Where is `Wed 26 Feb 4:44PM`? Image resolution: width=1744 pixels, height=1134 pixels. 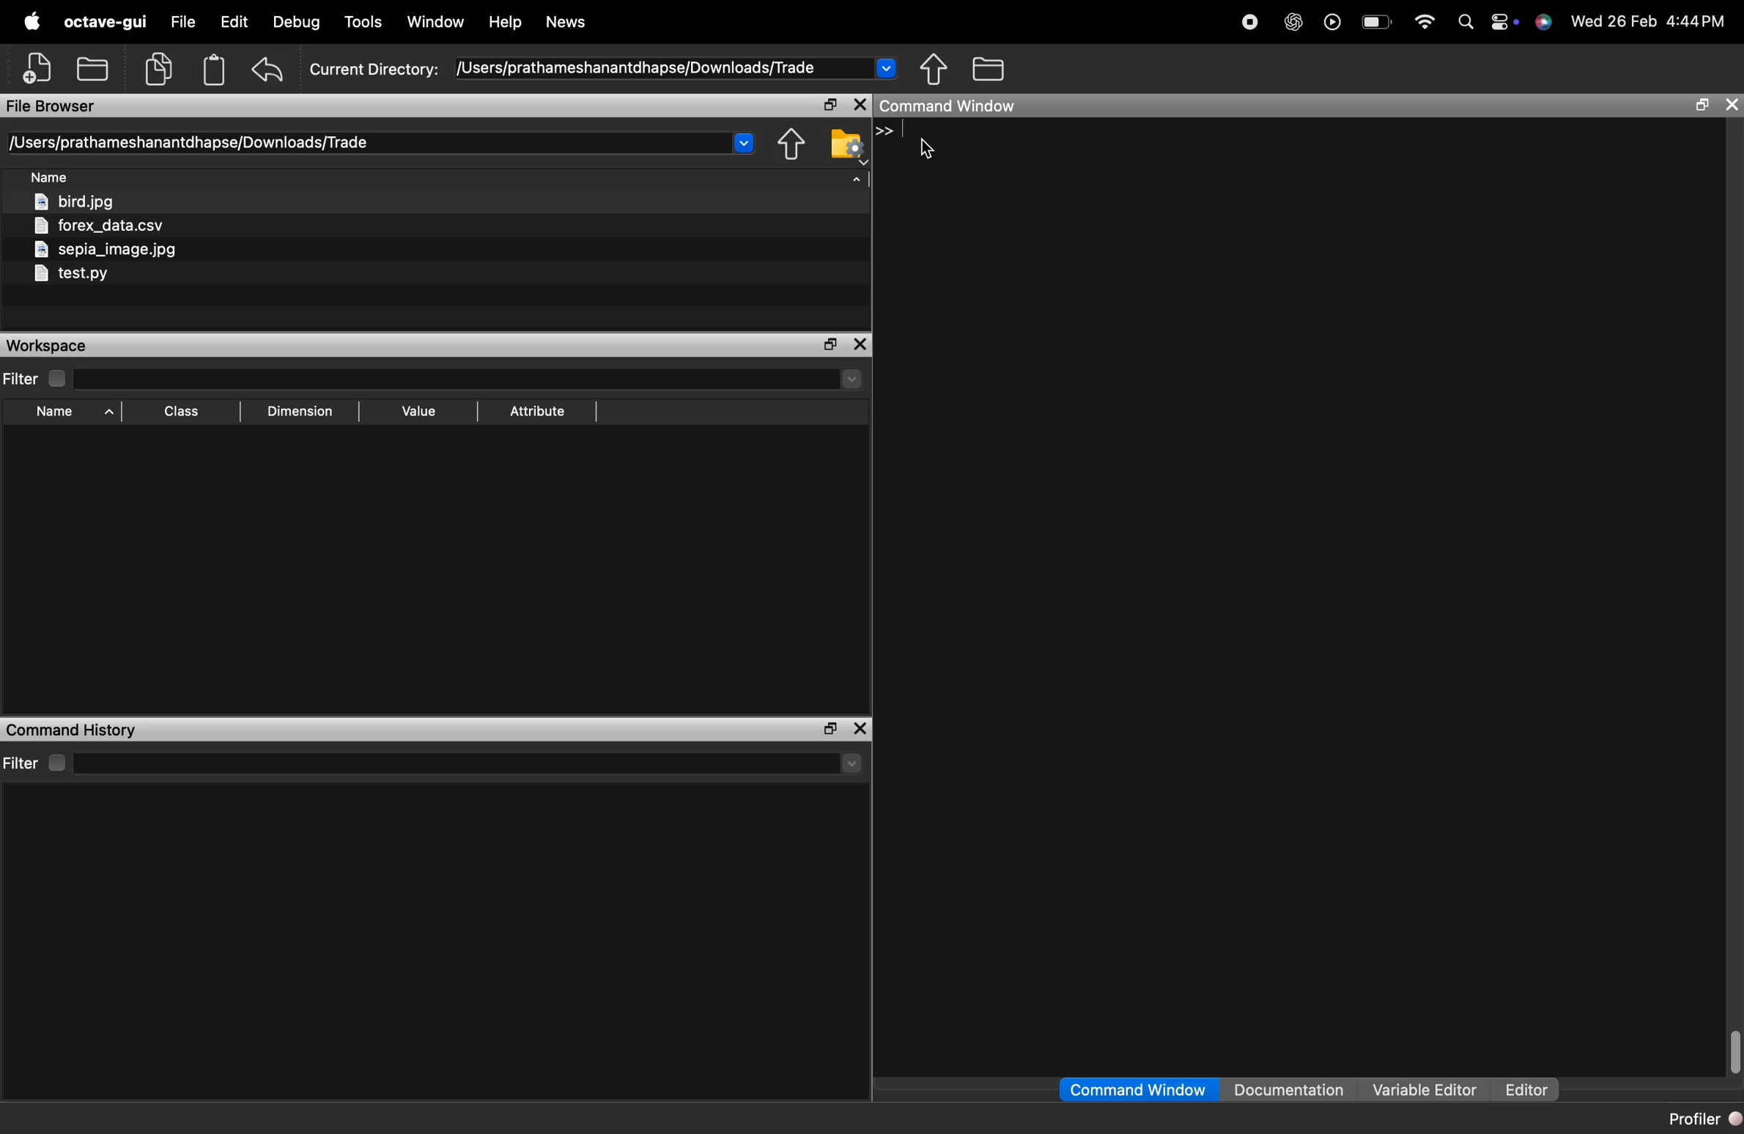 Wed 26 Feb 4:44PM is located at coordinates (1649, 21).